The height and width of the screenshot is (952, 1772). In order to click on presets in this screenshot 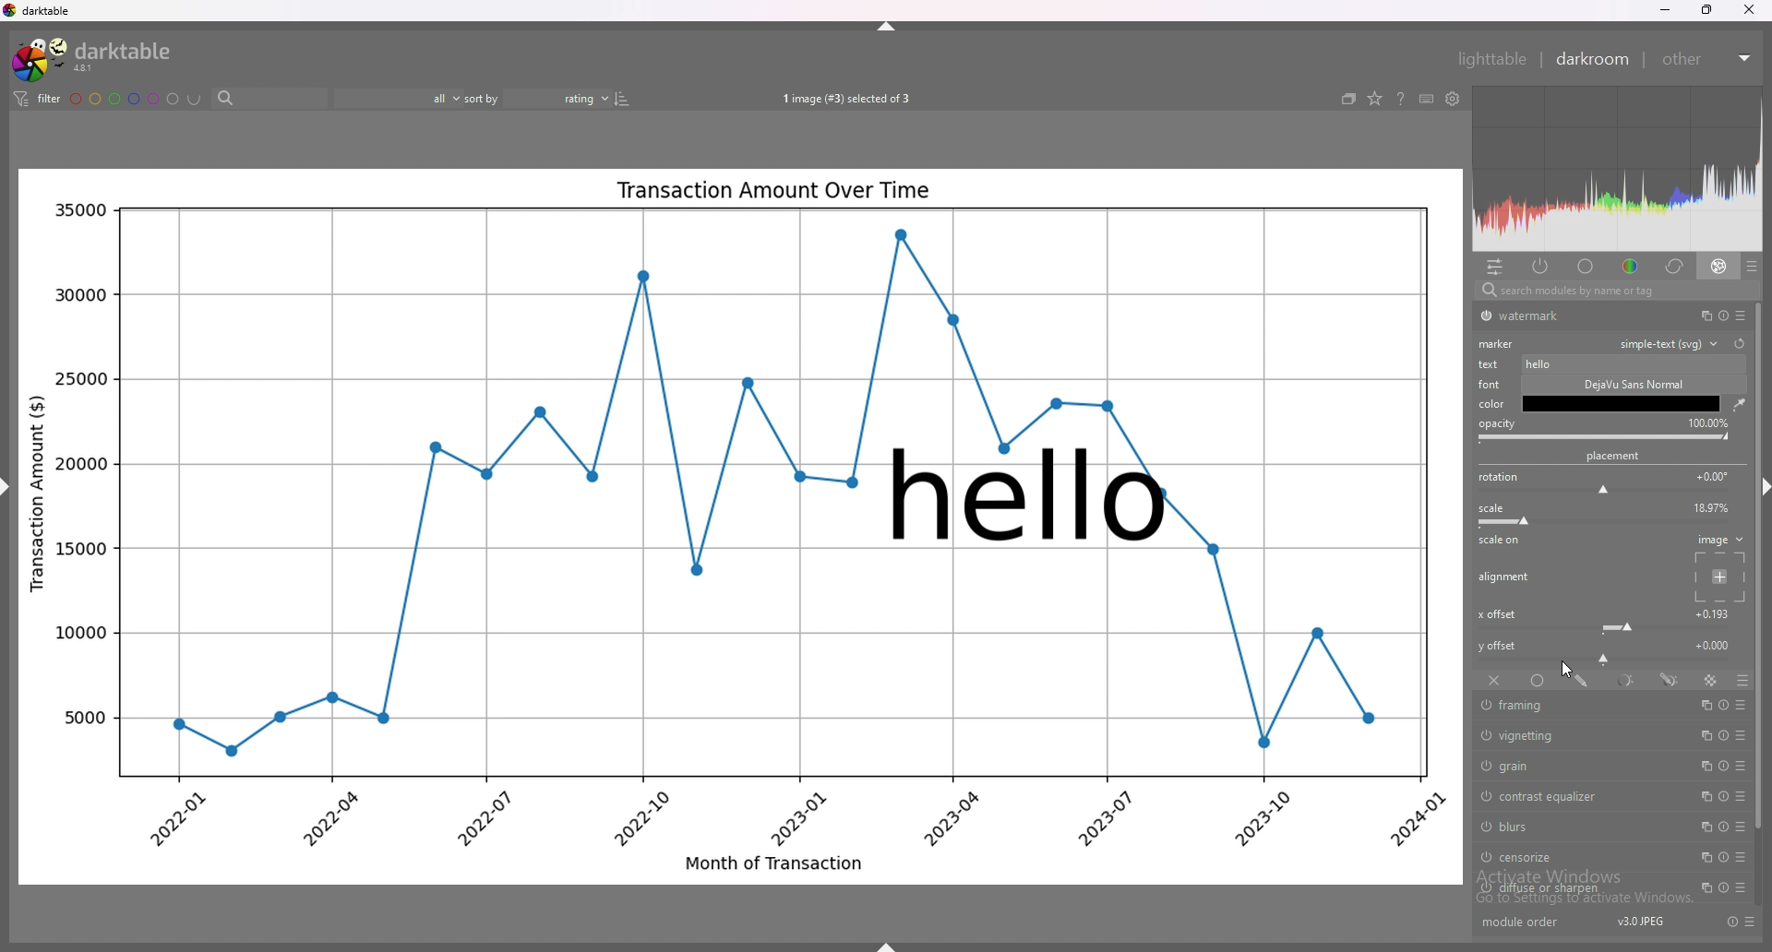, I will do `click(1742, 797)`.